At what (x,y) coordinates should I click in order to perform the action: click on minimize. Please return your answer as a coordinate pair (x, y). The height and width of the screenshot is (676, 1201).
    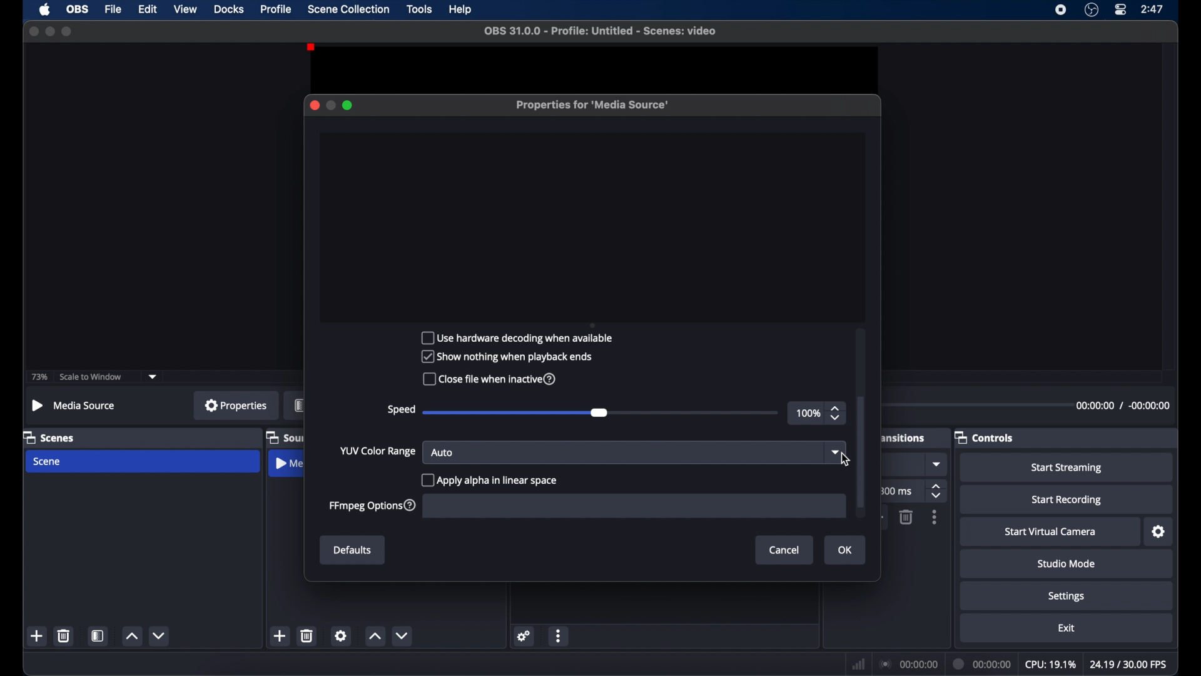
    Looking at the image, I should click on (330, 105).